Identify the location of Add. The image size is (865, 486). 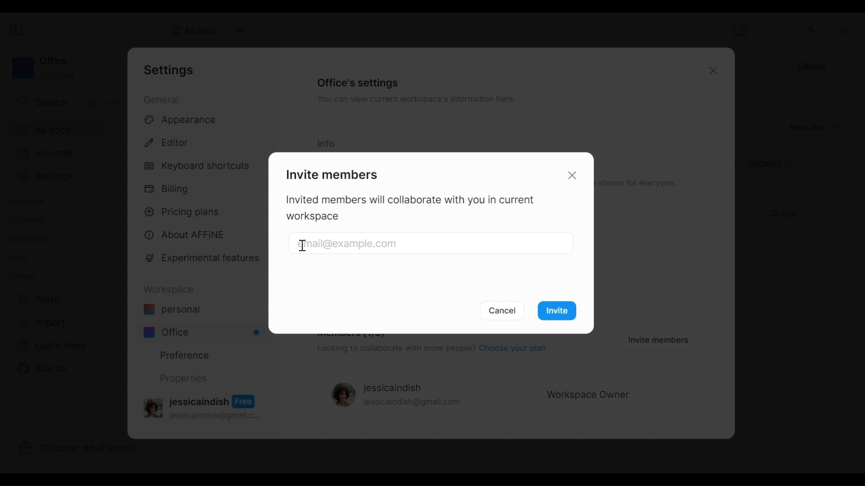
(238, 31).